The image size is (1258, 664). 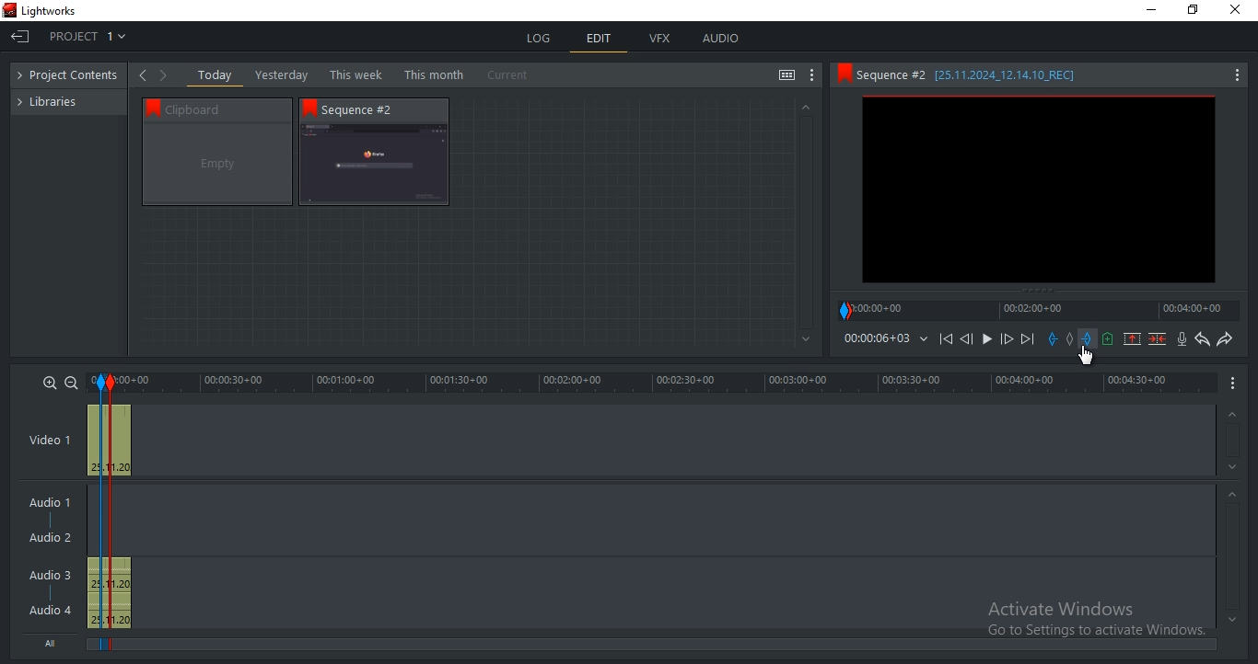 What do you see at coordinates (1027, 339) in the screenshot?
I see `Move forward` at bounding box center [1027, 339].